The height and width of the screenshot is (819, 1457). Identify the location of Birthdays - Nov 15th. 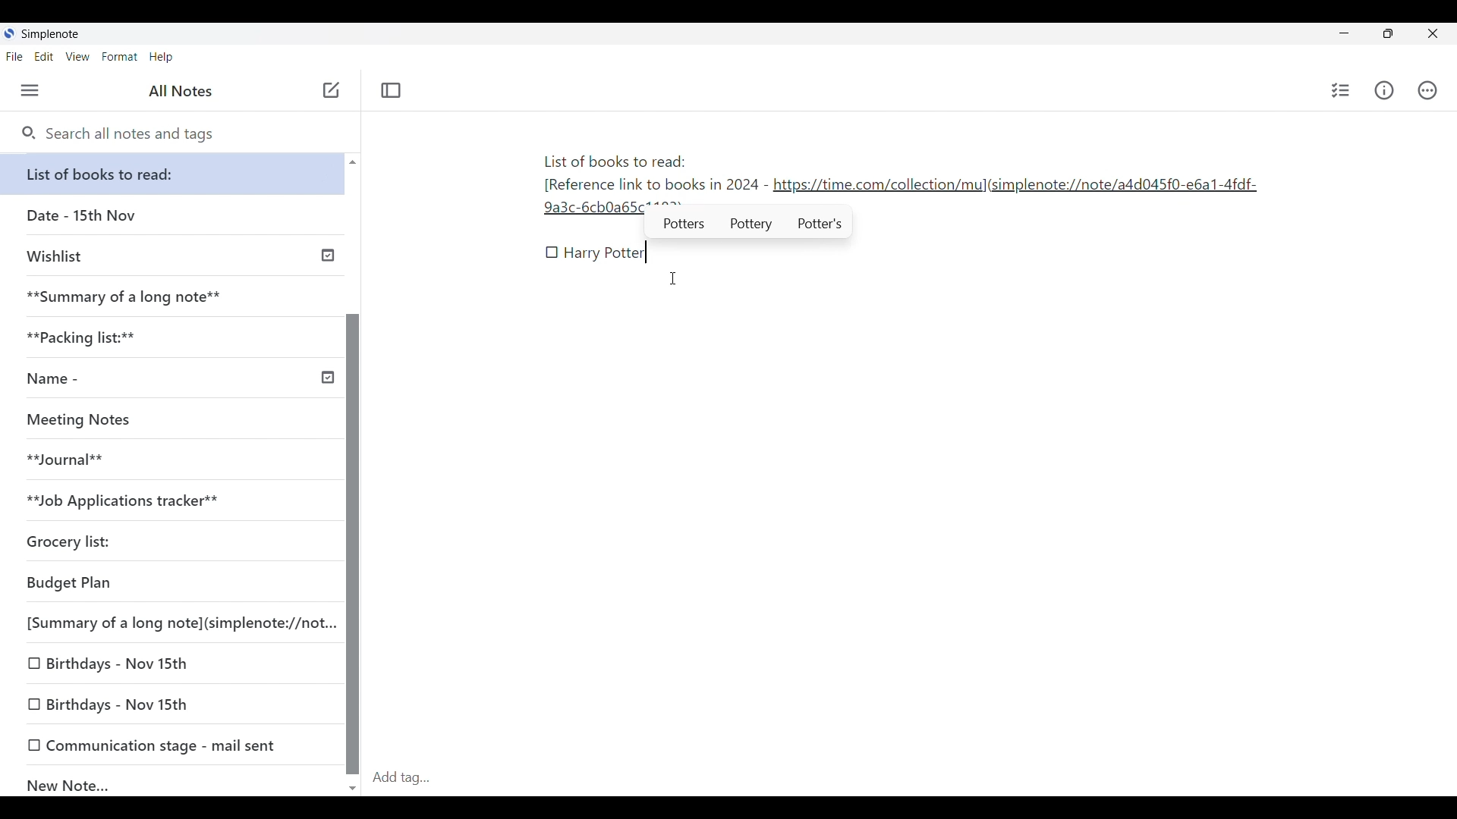
(172, 664).